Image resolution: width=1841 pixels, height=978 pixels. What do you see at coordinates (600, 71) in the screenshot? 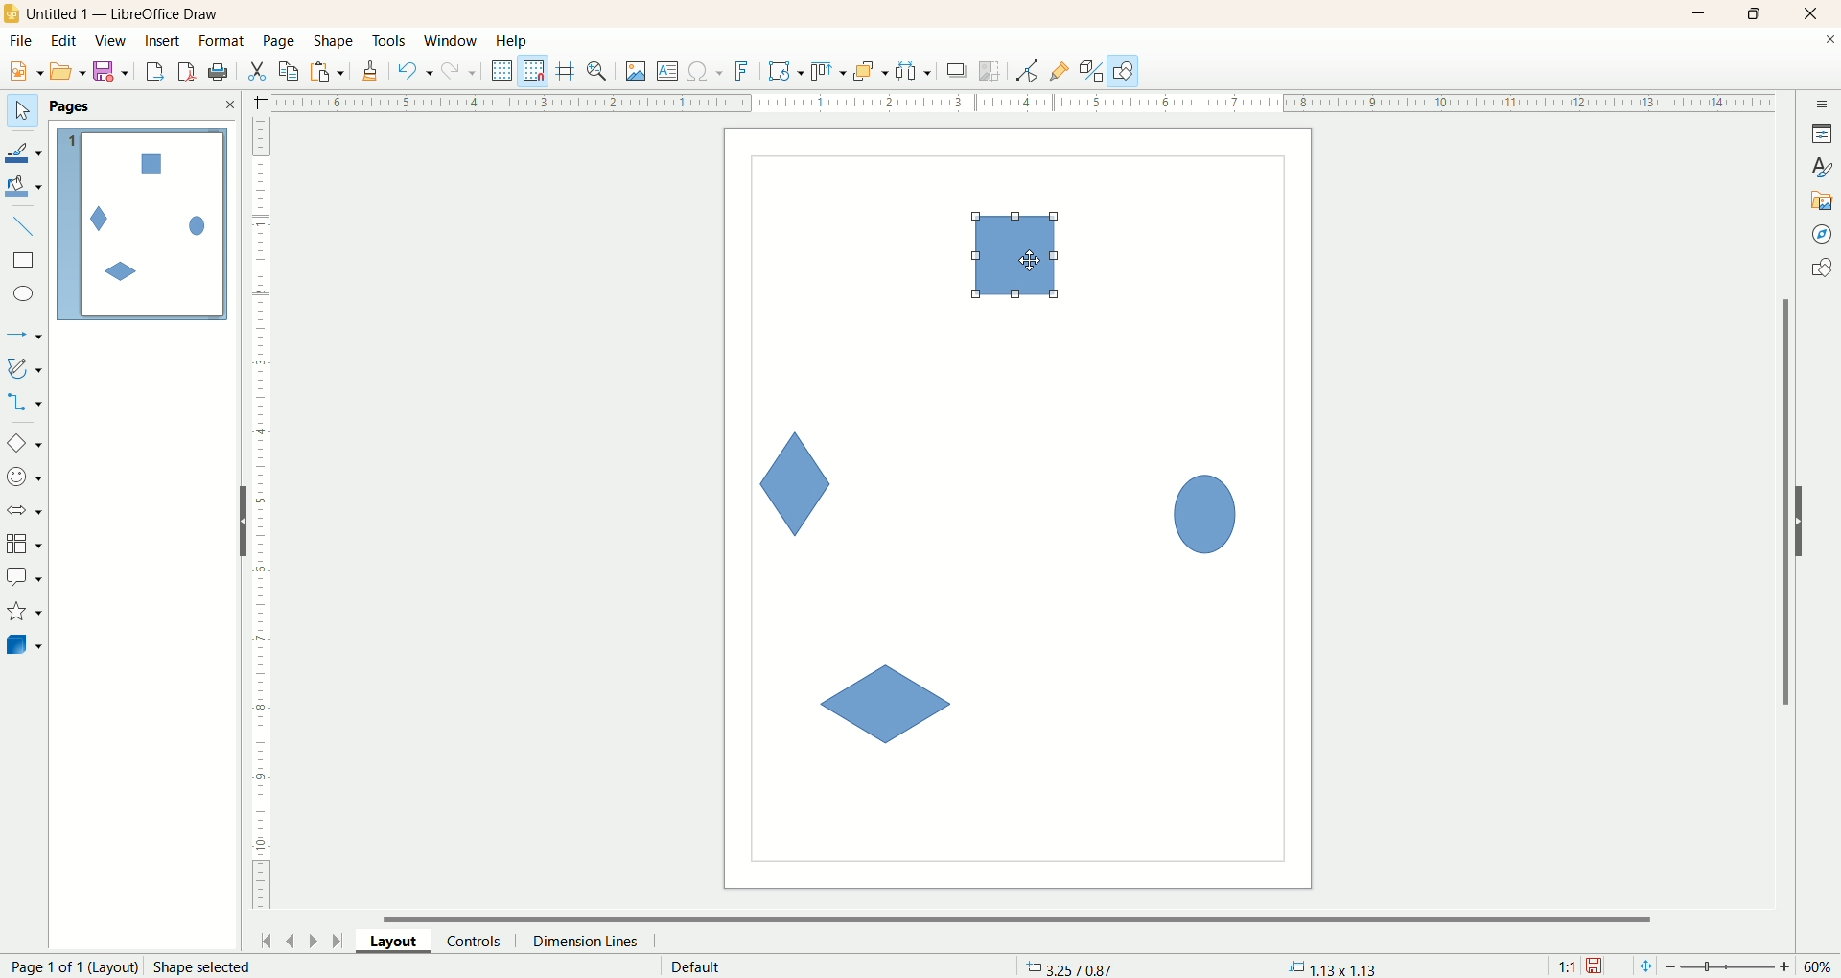
I see `zo` at bounding box center [600, 71].